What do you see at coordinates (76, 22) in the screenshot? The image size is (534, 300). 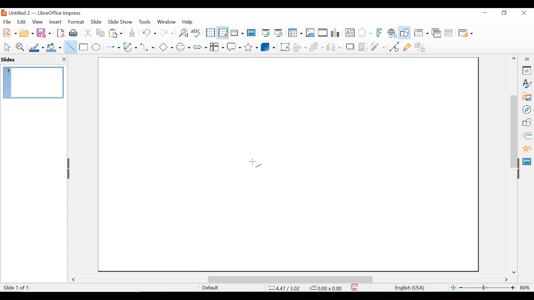 I see `Format` at bounding box center [76, 22].